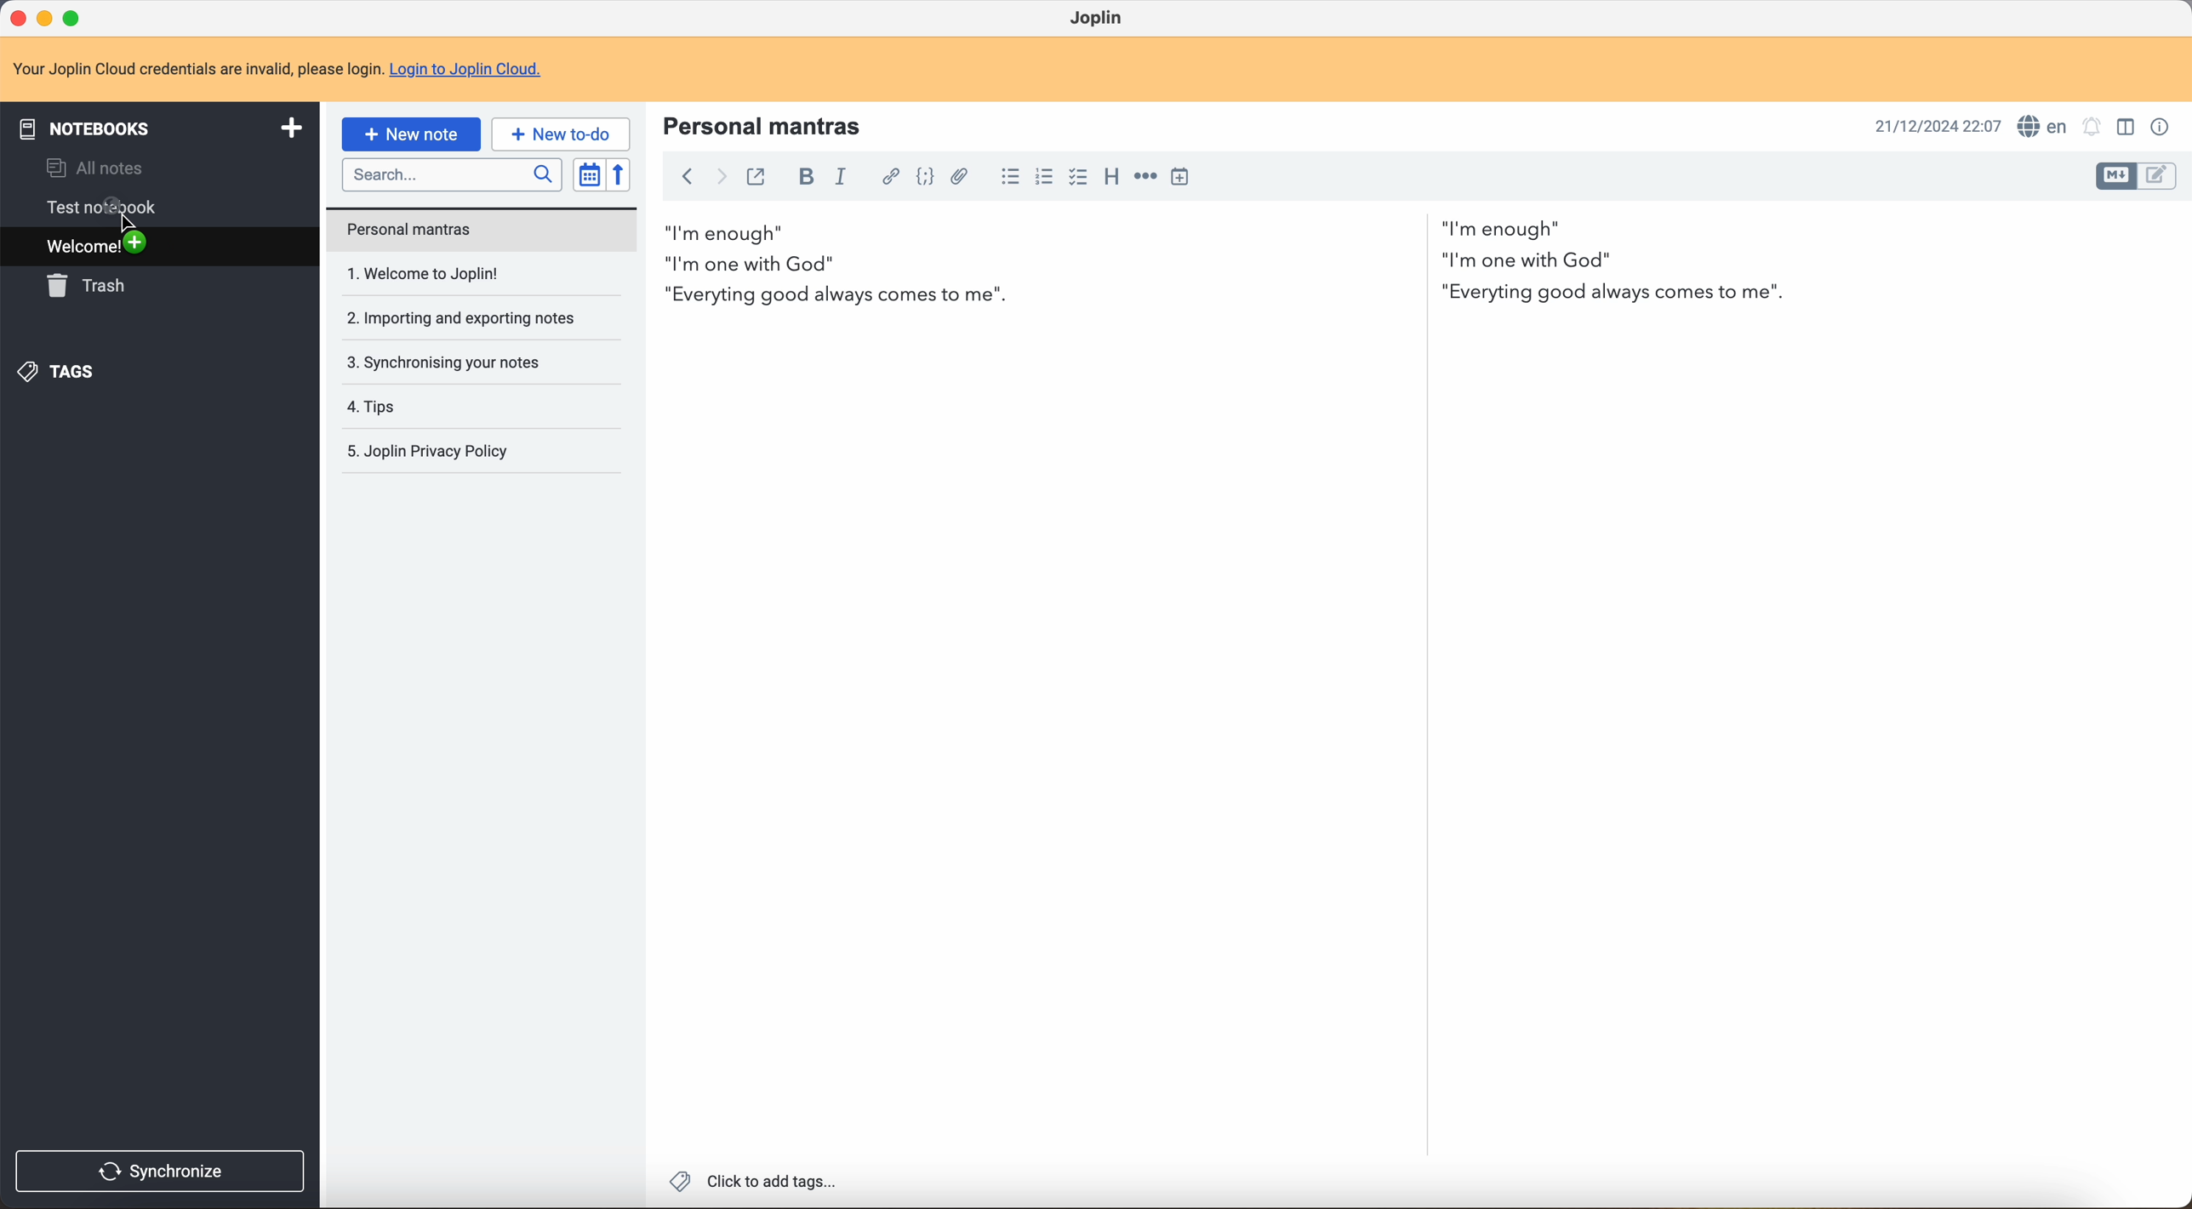 This screenshot has height=1209, width=2192. Describe the element at coordinates (459, 321) in the screenshot. I see `importing and exporting notes` at that location.